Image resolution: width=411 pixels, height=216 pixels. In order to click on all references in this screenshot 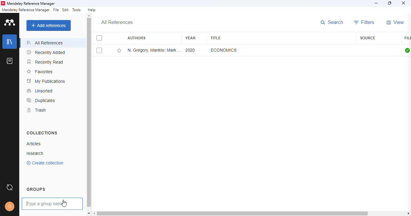, I will do `click(45, 43)`.